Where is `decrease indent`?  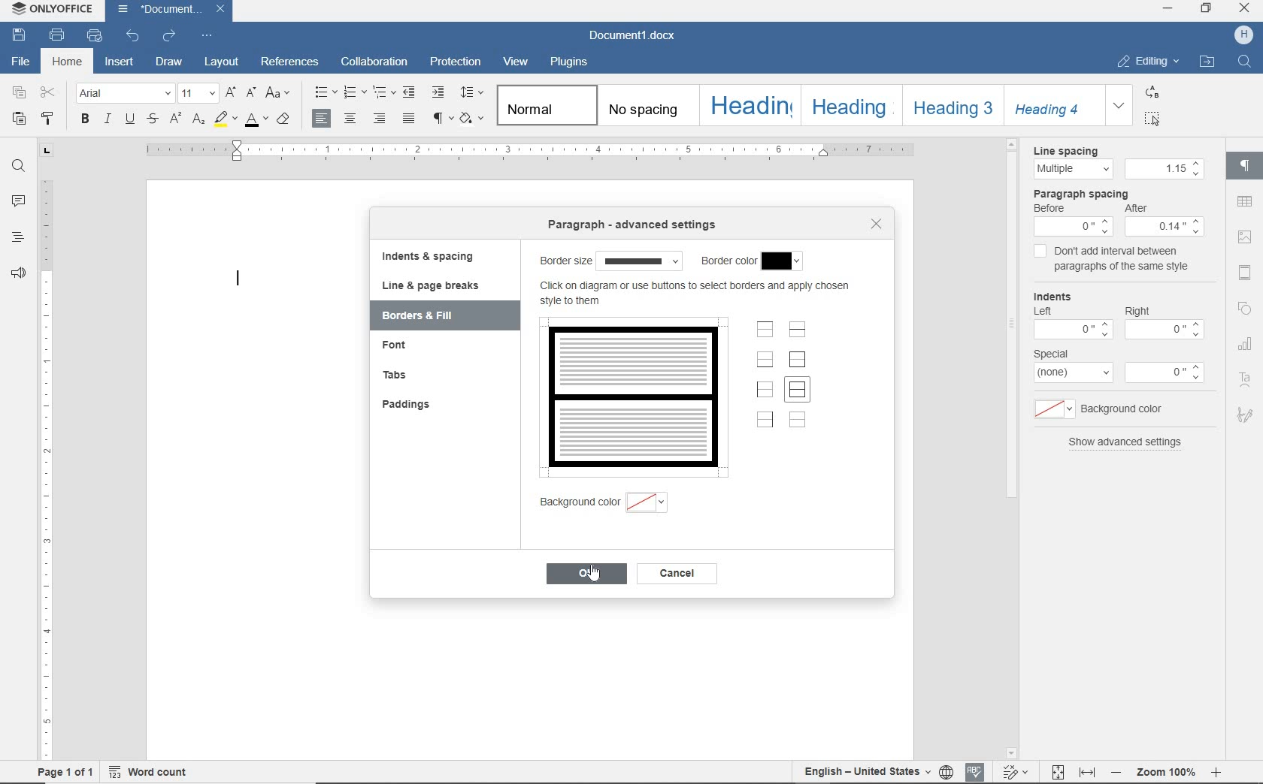
decrease indent is located at coordinates (411, 92).